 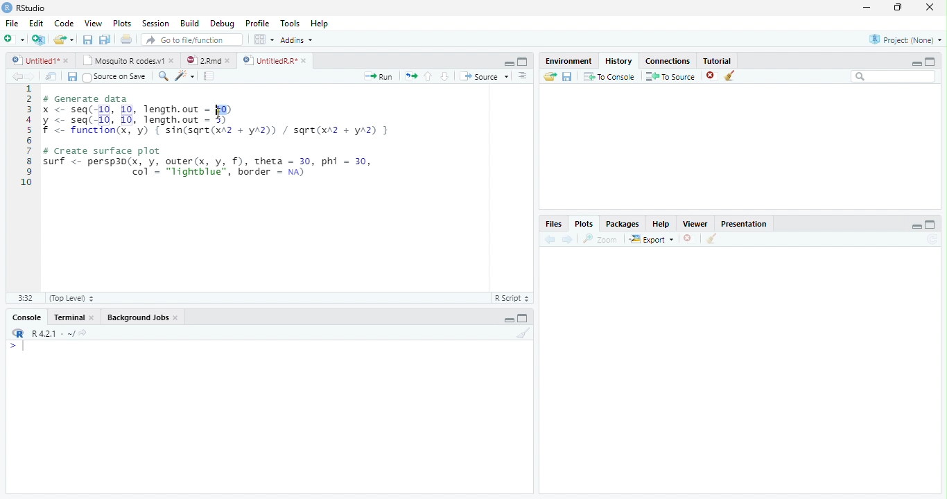 I want to click on Environment, so click(x=568, y=61).